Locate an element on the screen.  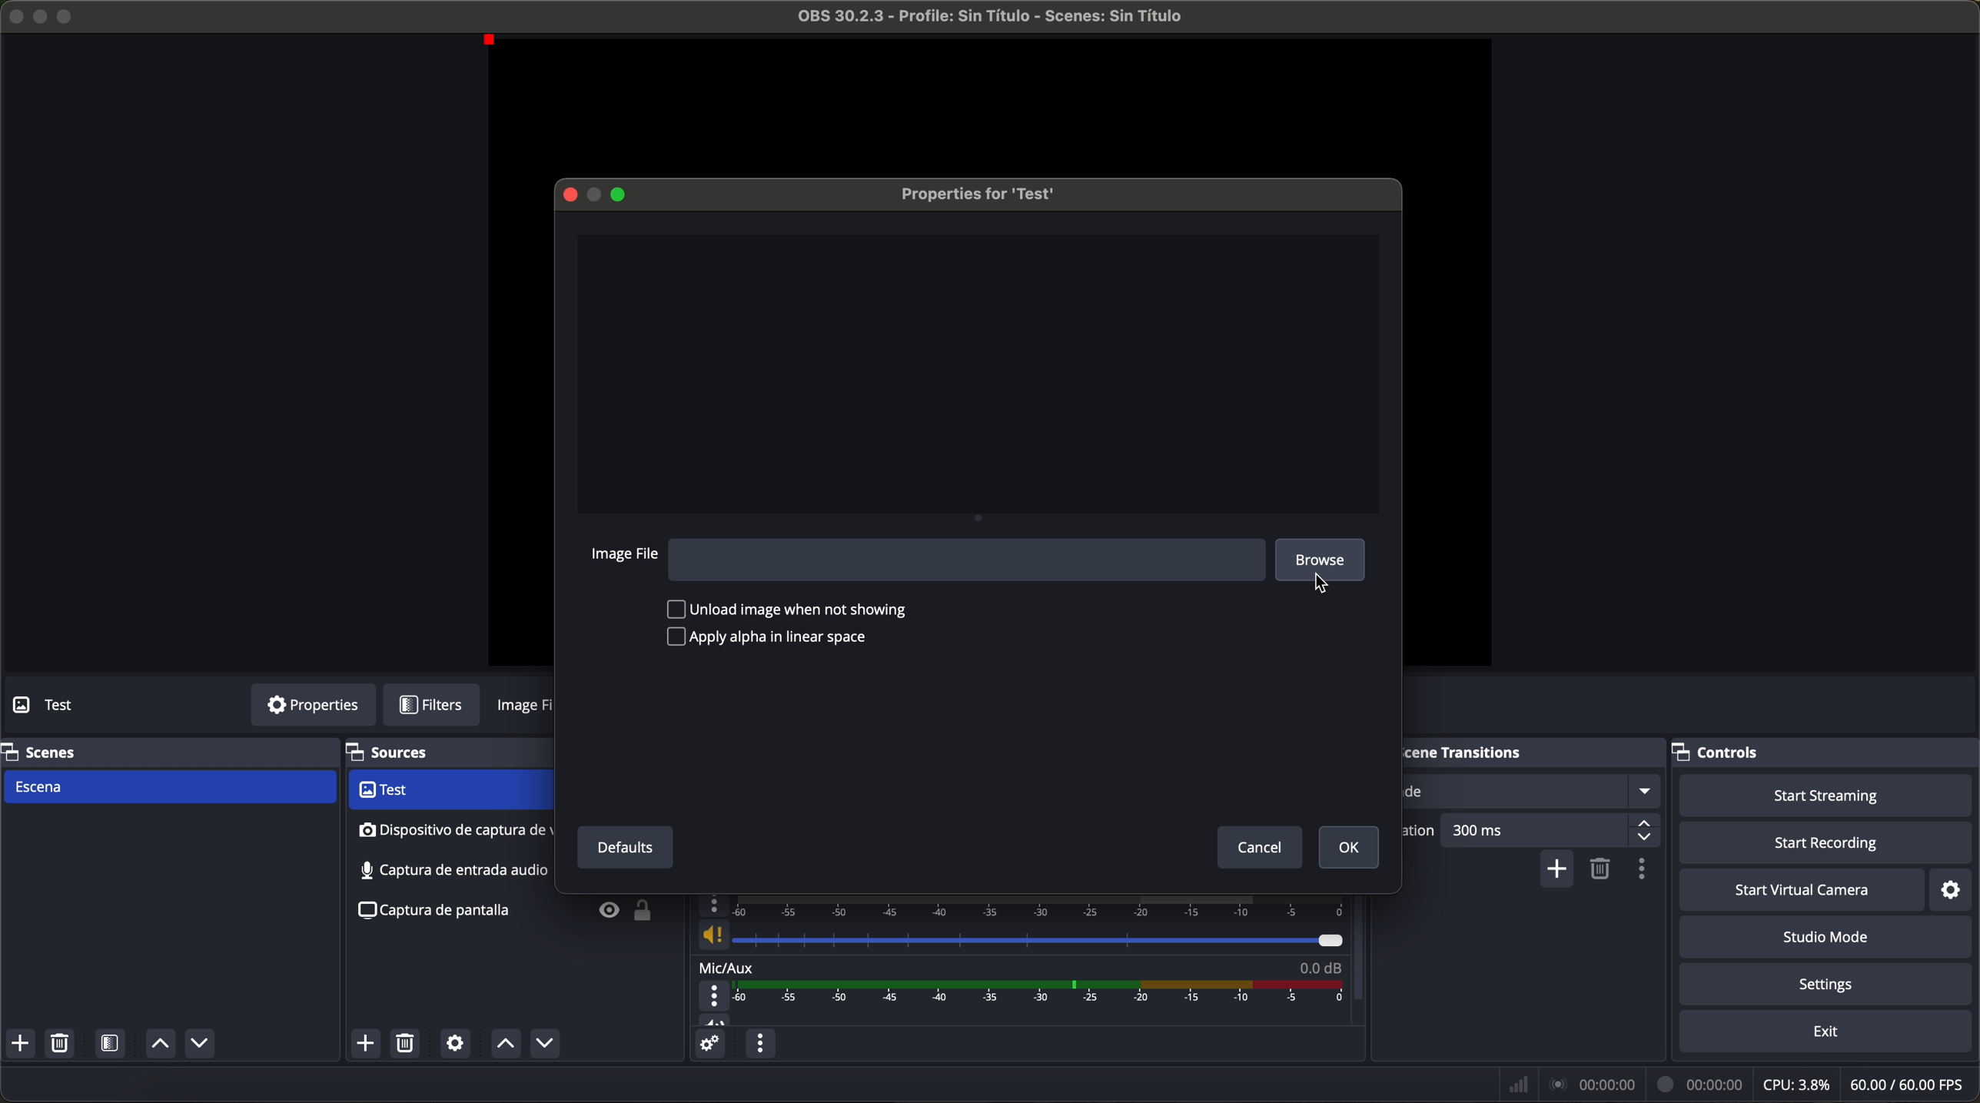
move scene down is located at coordinates (200, 1045).